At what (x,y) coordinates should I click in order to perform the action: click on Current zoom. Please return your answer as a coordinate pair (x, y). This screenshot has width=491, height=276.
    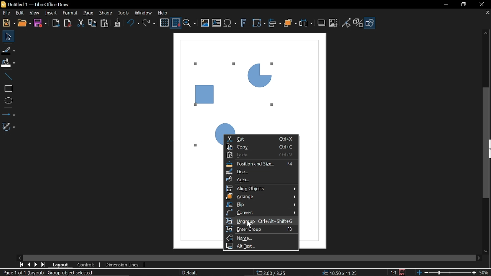
    Looking at the image, I should click on (485, 272).